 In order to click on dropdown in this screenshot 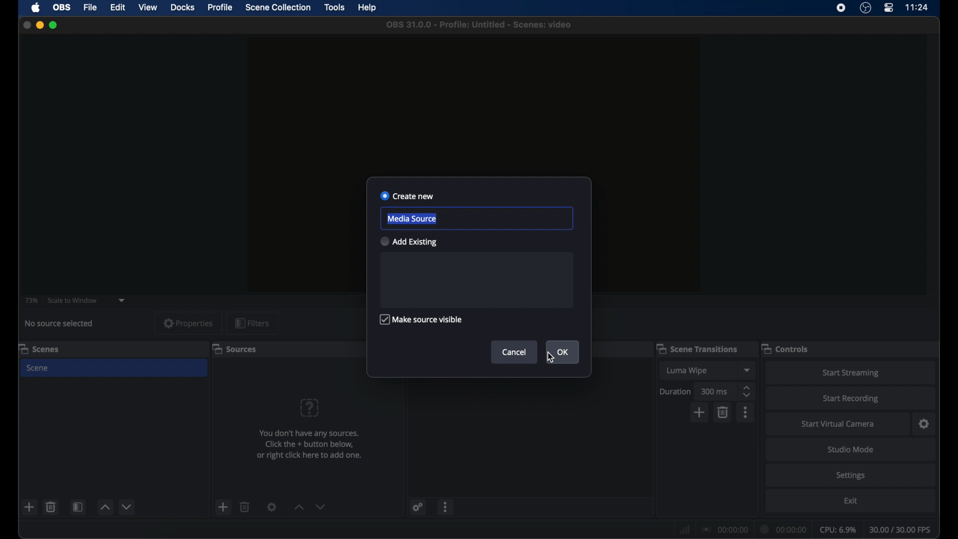, I will do `click(748, 370)`.